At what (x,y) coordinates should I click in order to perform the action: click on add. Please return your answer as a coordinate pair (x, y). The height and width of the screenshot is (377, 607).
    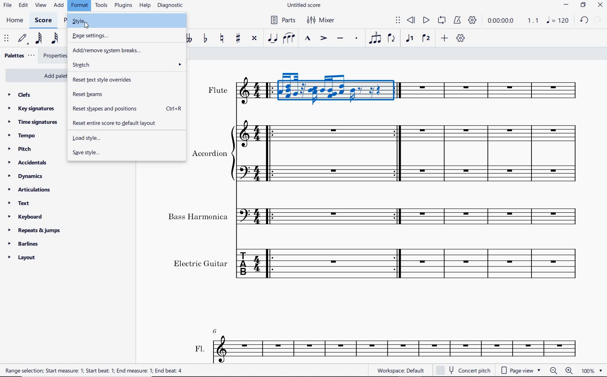
    Looking at the image, I should click on (444, 38).